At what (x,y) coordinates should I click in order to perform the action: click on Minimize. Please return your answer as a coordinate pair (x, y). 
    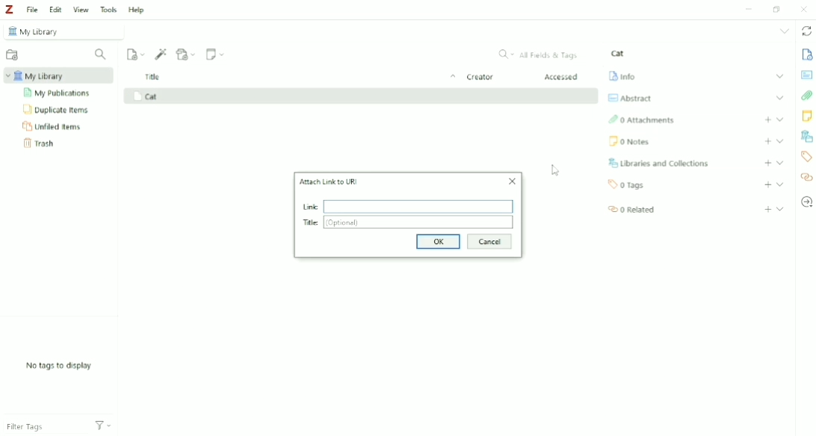
    Looking at the image, I should click on (747, 10).